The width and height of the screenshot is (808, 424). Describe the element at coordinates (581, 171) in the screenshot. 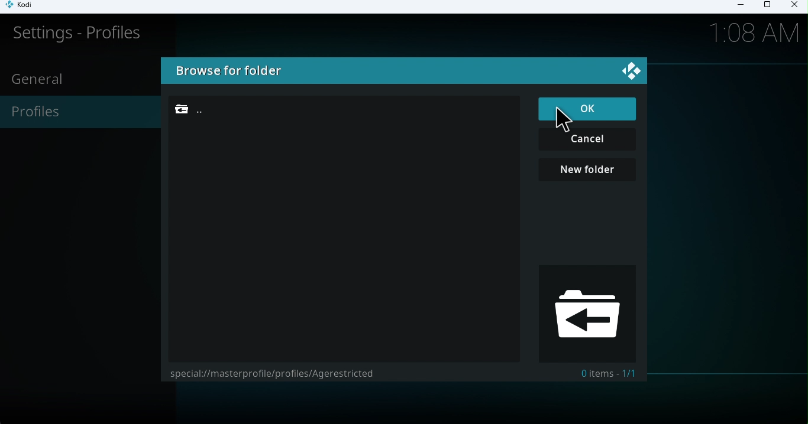

I see `New folder` at that location.